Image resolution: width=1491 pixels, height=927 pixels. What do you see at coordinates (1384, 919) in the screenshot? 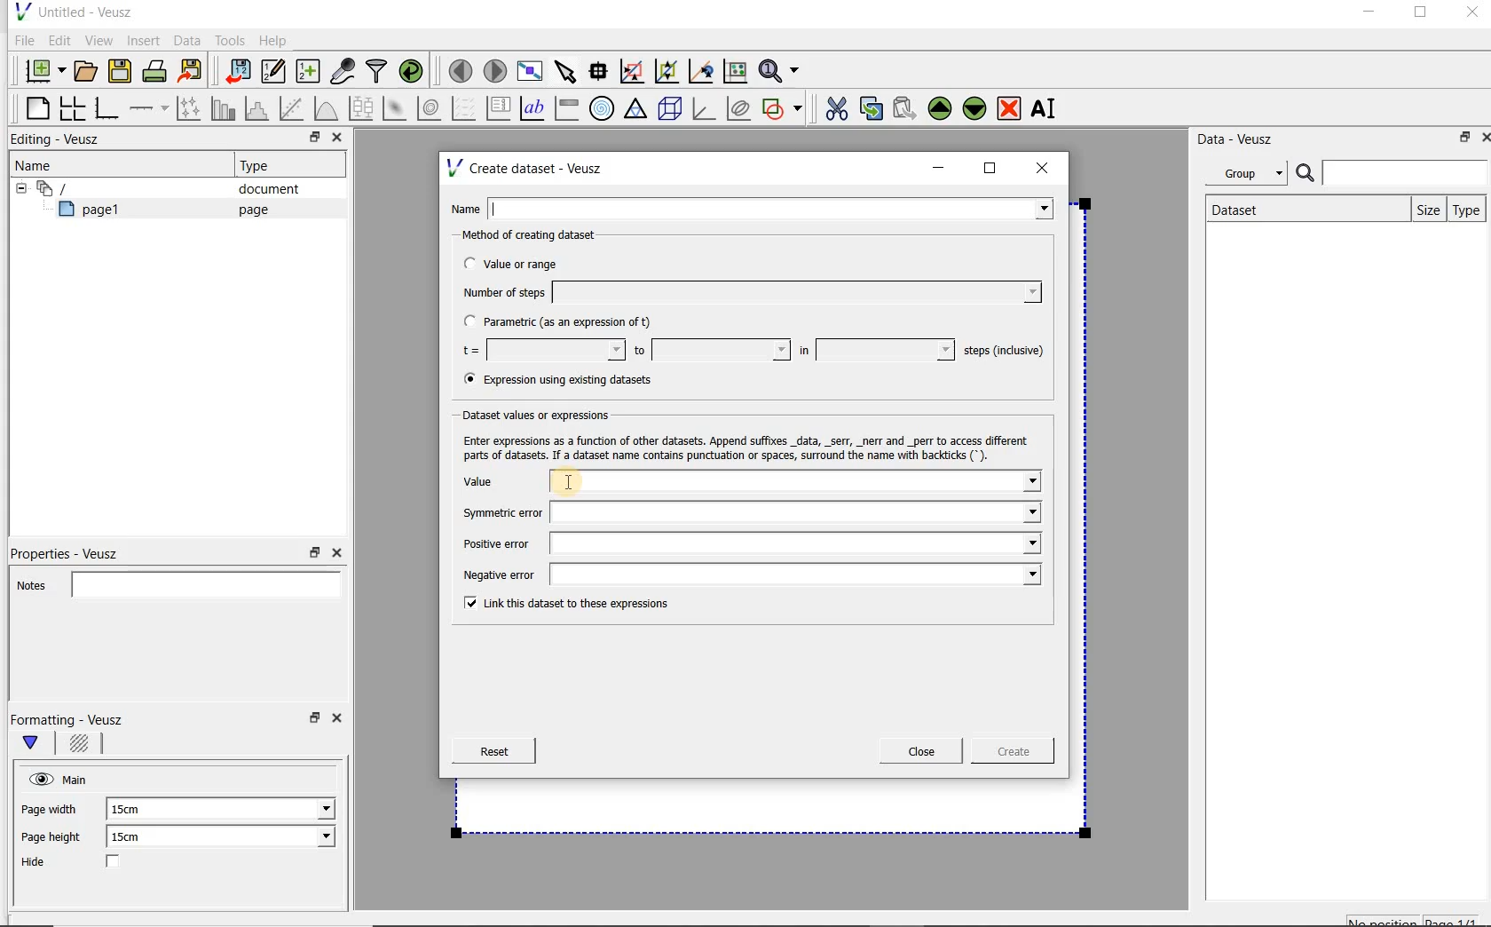
I see `No position` at bounding box center [1384, 919].